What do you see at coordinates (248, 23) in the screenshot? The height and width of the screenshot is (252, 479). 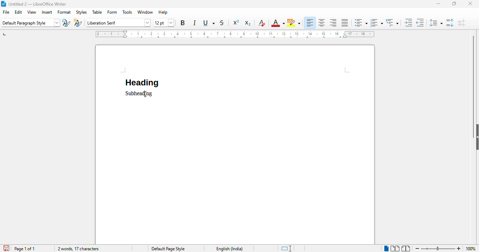 I see `subscript` at bounding box center [248, 23].